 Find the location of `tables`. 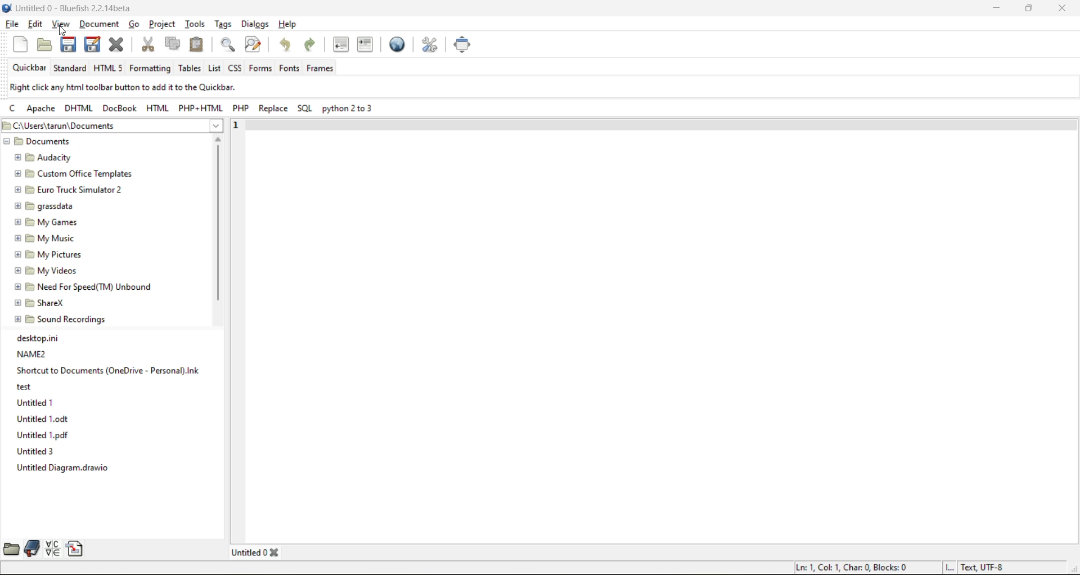

tables is located at coordinates (188, 68).